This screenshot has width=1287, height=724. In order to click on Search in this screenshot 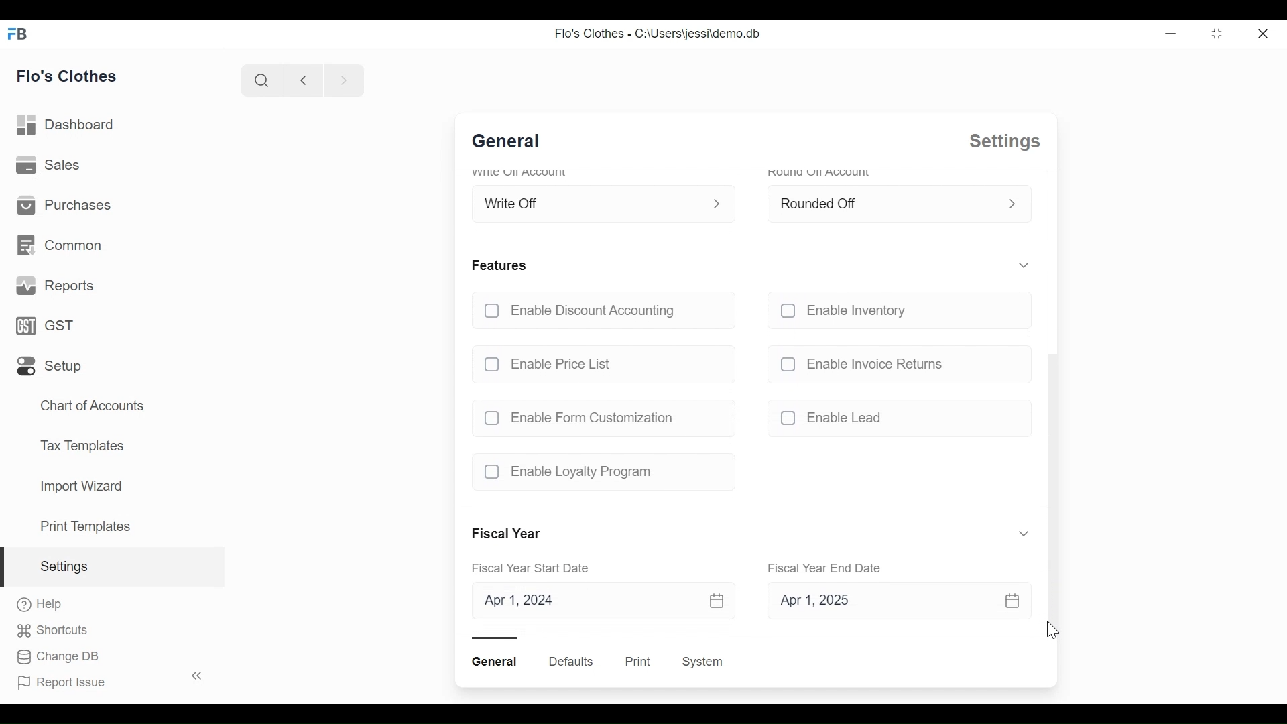, I will do `click(259, 80)`.